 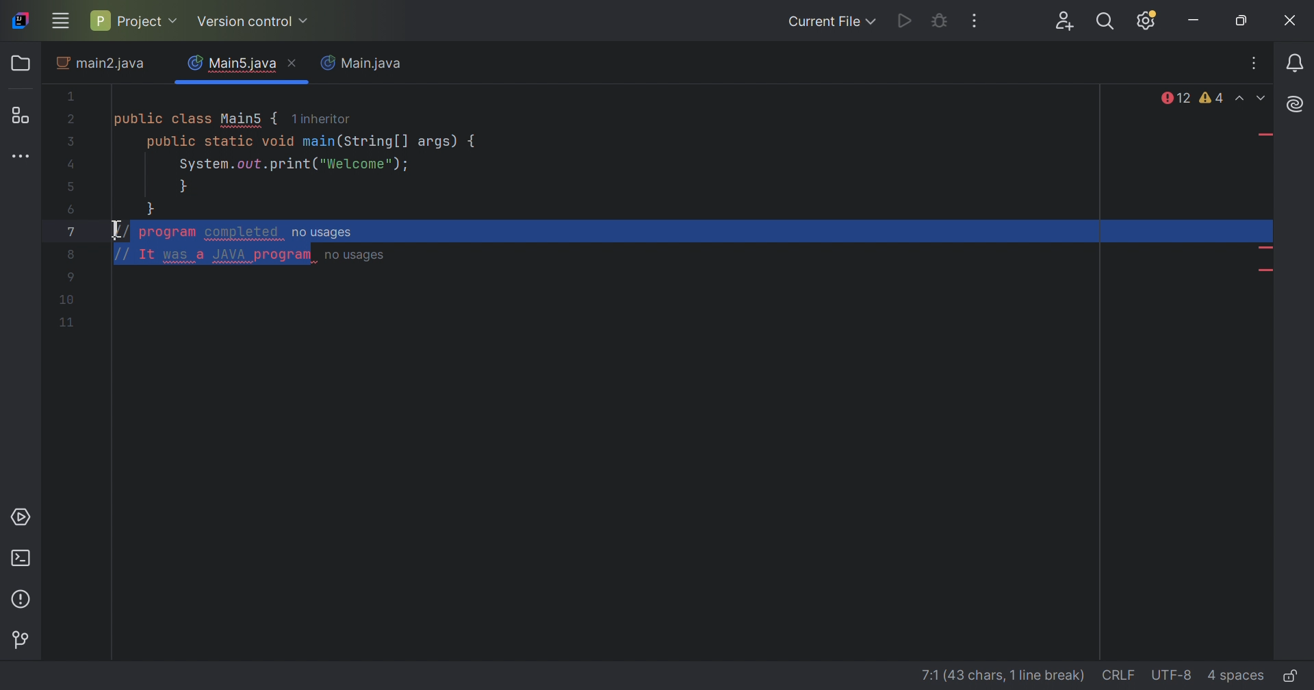 What do you see at coordinates (1245, 22) in the screenshot?
I see `Restore down` at bounding box center [1245, 22].